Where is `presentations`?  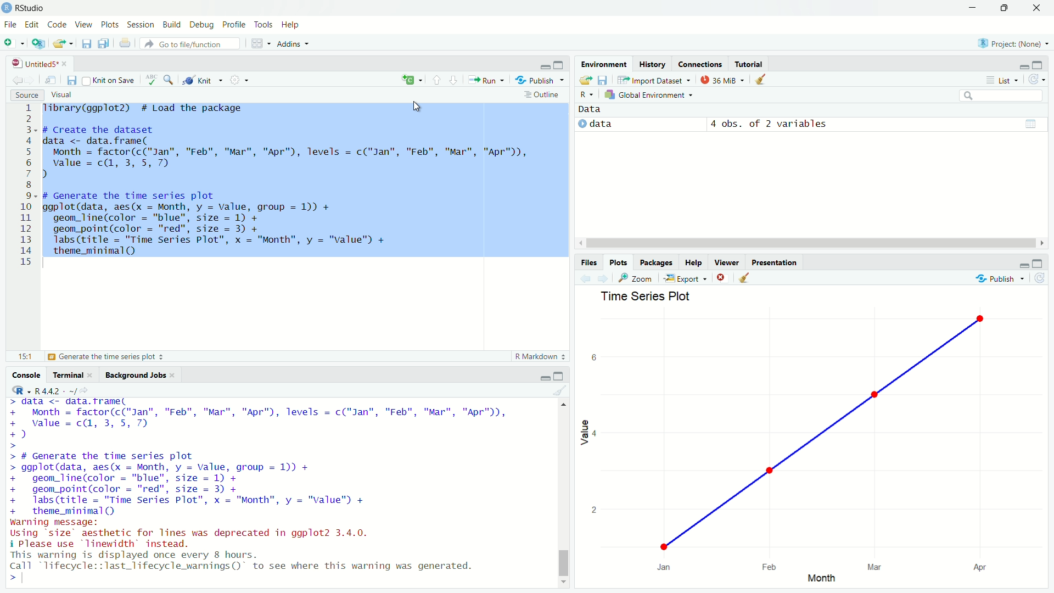
presentations is located at coordinates (776, 261).